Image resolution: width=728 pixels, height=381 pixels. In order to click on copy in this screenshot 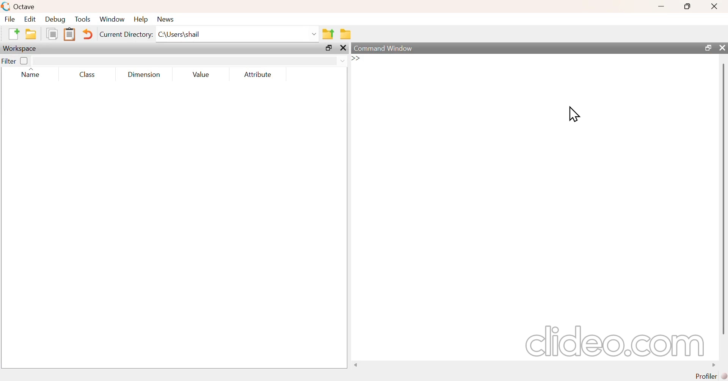, I will do `click(50, 34)`.